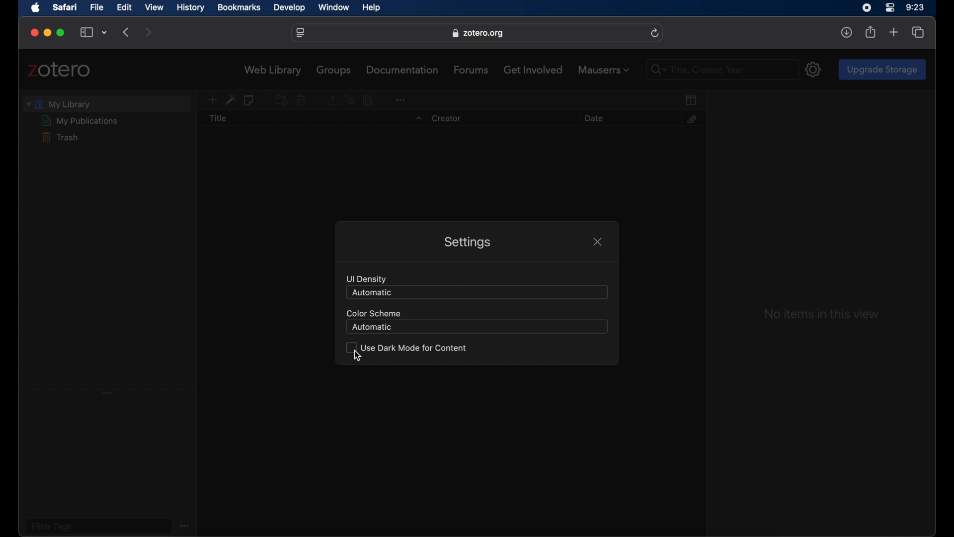 The width and height of the screenshot is (954, 537). I want to click on my publications, so click(80, 121).